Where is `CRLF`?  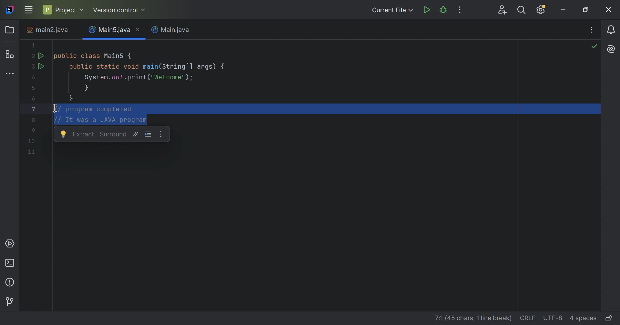 CRLF is located at coordinates (526, 318).